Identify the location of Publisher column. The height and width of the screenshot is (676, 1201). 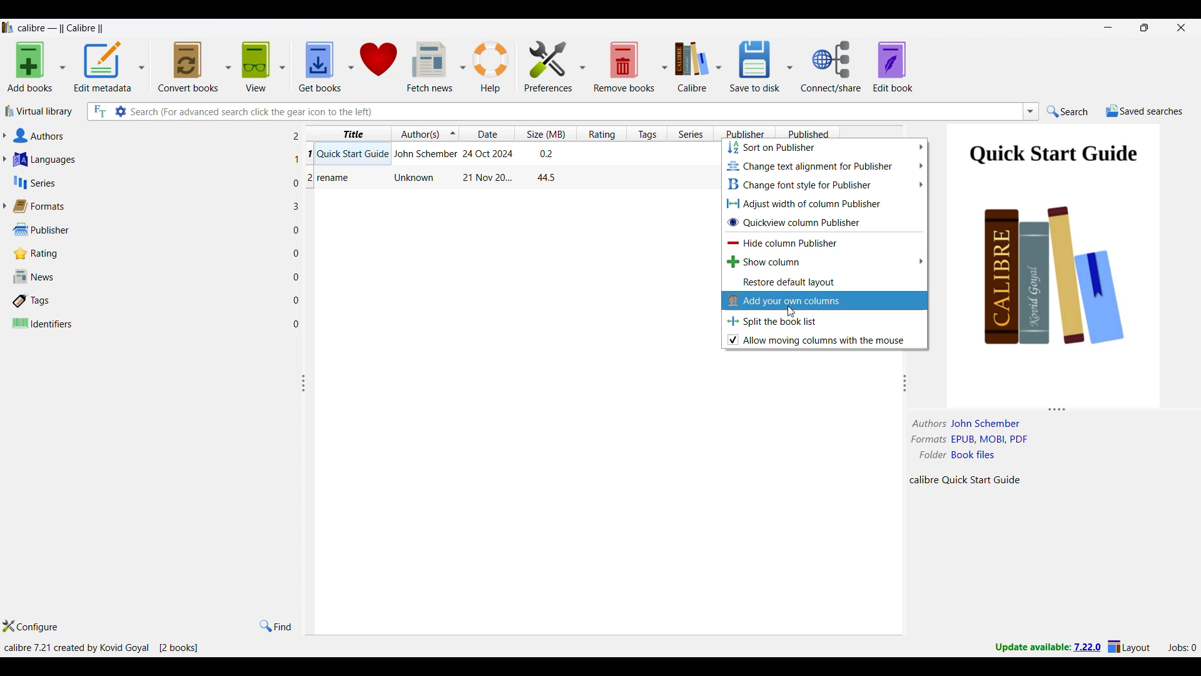
(744, 133).